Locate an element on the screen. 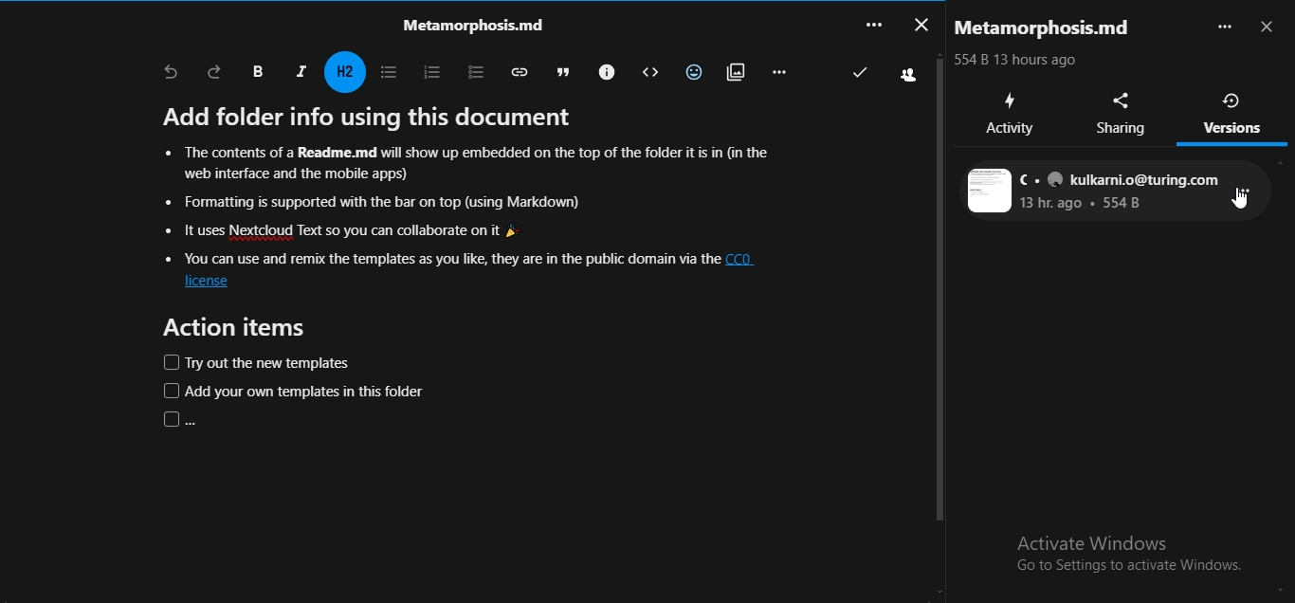 The width and height of the screenshot is (1295, 603). 554 B 13 hours ago is located at coordinates (1022, 61).